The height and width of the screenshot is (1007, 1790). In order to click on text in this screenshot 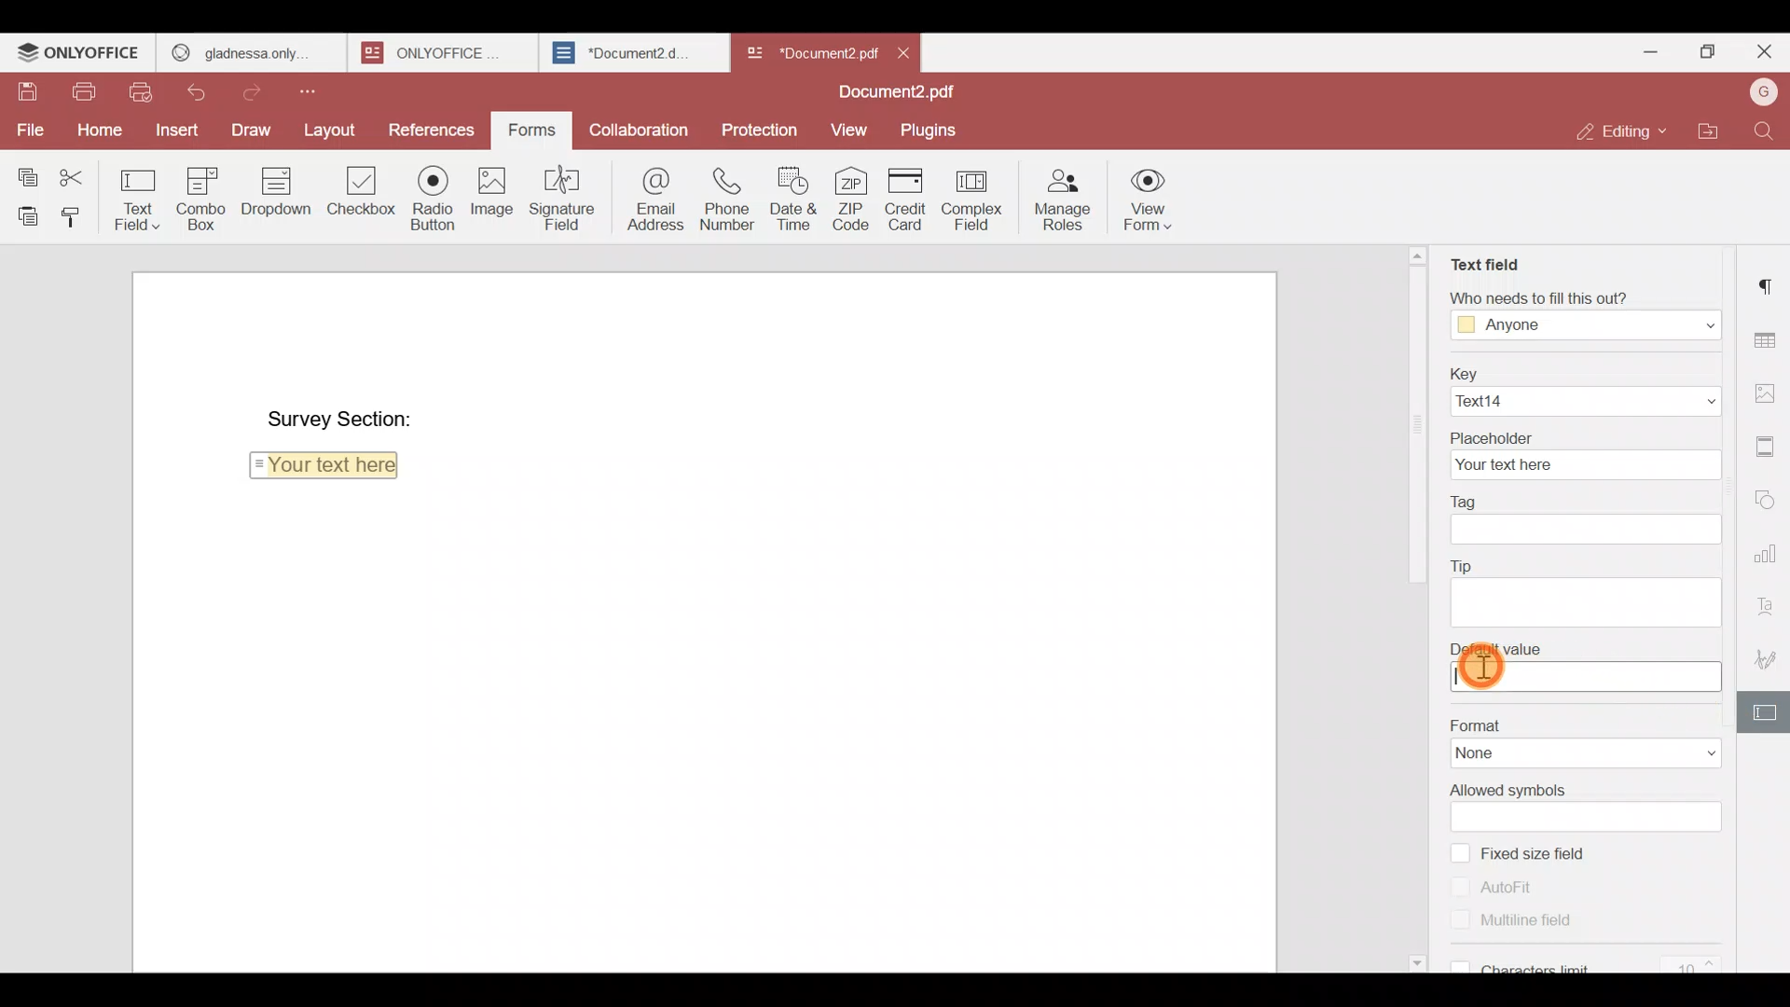, I will do `click(1590, 600)`.